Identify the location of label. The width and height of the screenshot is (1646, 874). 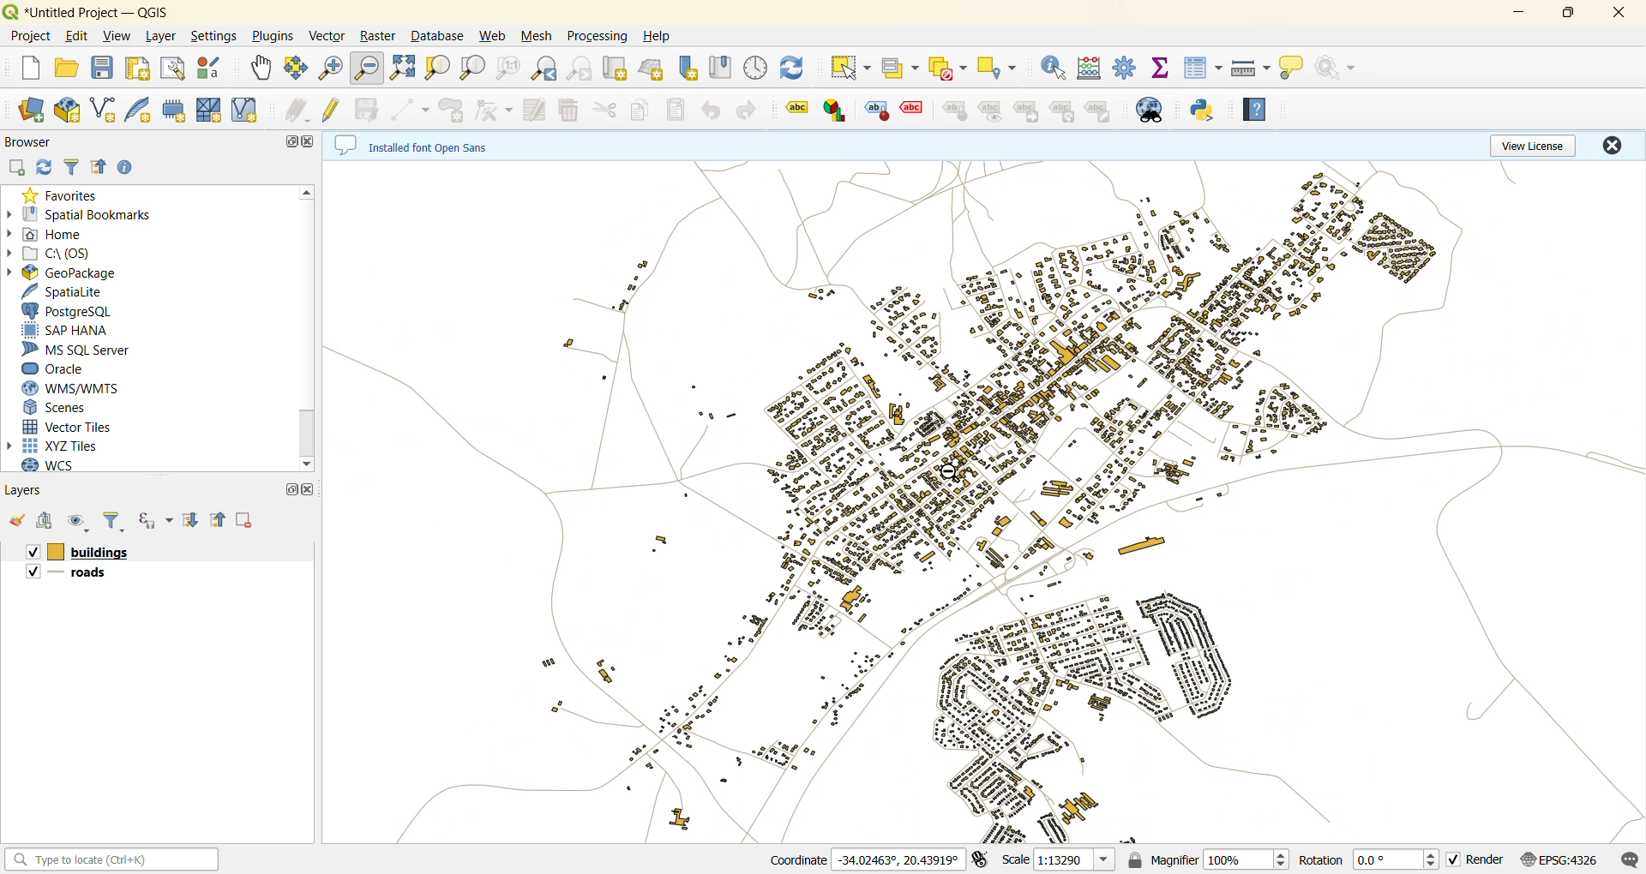
(876, 111).